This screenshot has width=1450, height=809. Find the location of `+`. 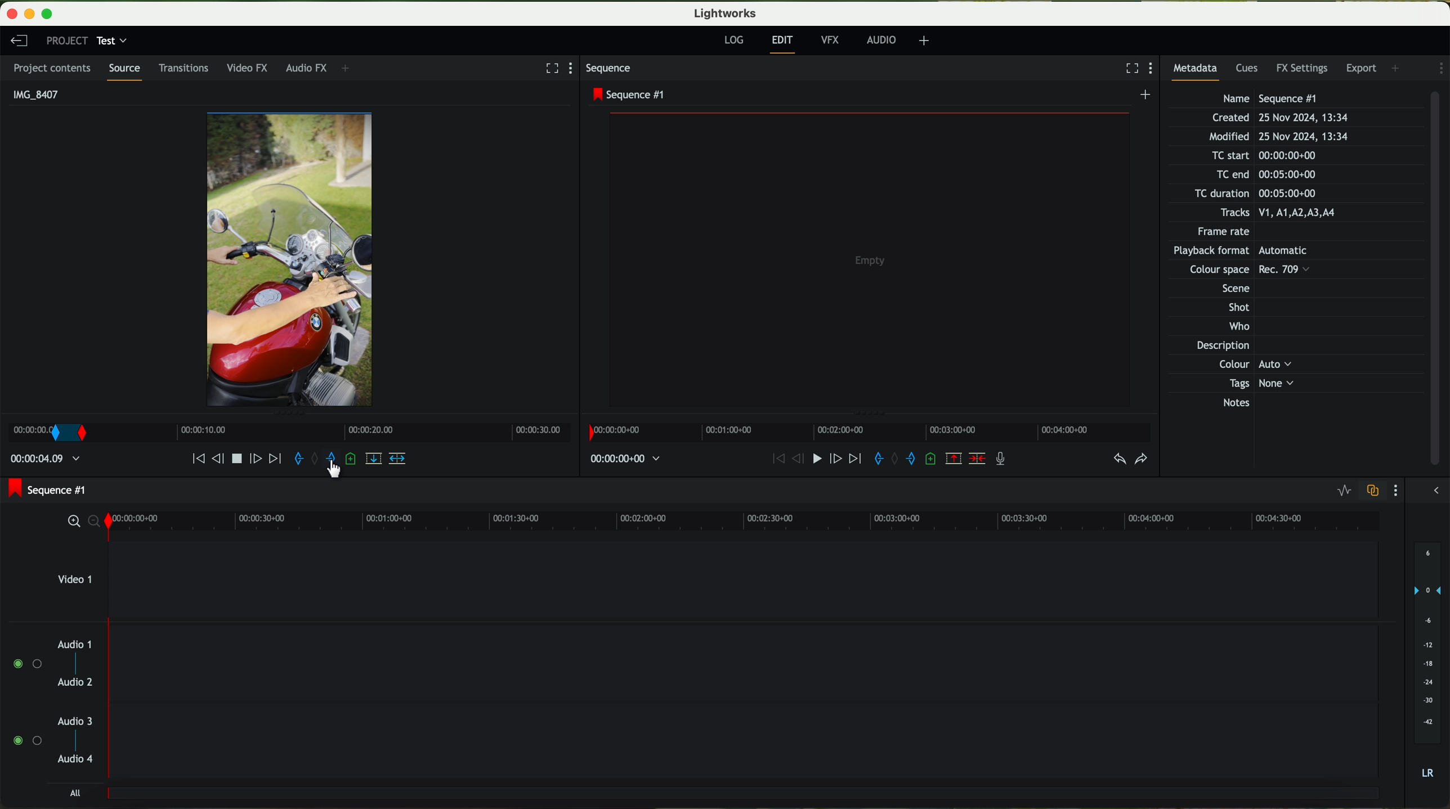

+ is located at coordinates (350, 69).